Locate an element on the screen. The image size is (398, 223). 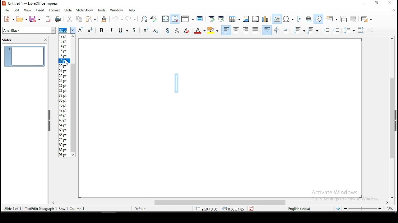
copy is located at coordinates (79, 19).